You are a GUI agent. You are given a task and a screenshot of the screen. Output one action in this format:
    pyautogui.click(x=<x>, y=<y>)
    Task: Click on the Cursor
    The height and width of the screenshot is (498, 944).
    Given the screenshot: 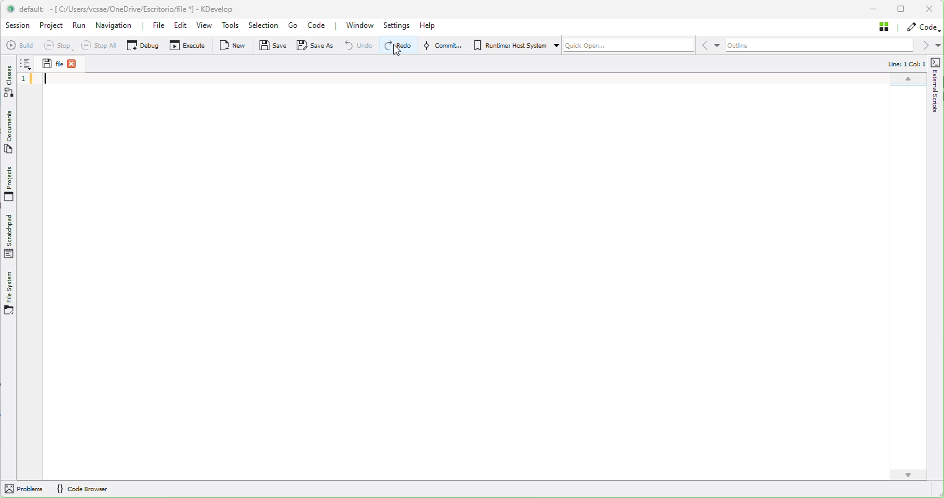 What is the action you would take?
    pyautogui.click(x=45, y=79)
    